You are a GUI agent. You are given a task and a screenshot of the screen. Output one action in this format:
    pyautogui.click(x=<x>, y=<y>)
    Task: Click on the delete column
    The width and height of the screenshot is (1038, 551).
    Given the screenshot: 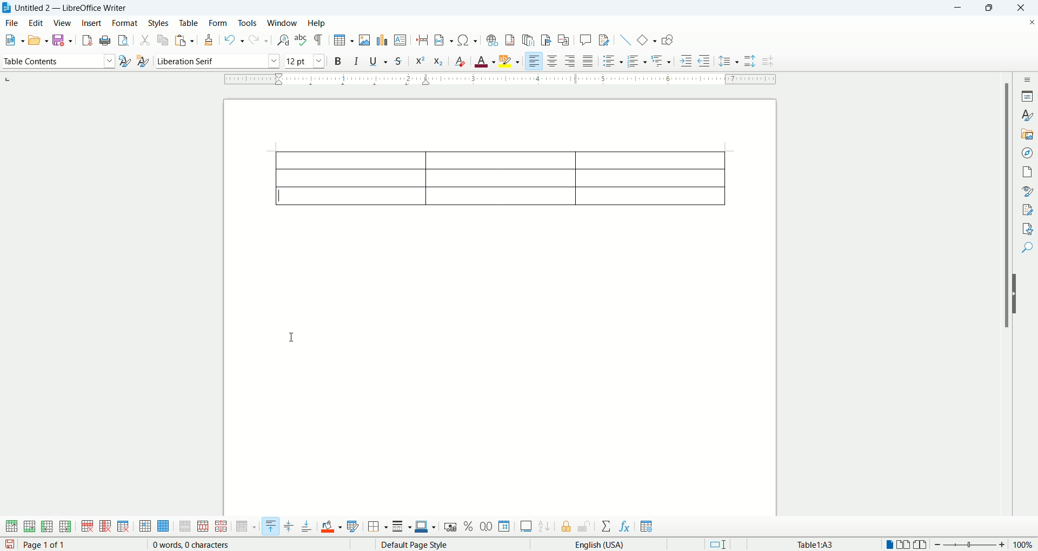 What is the action you would take?
    pyautogui.click(x=105, y=526)
    